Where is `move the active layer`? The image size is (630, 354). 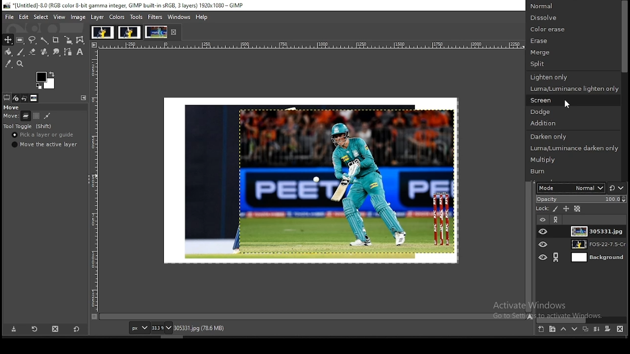
move the active layer is located at coordinates (45, 145).